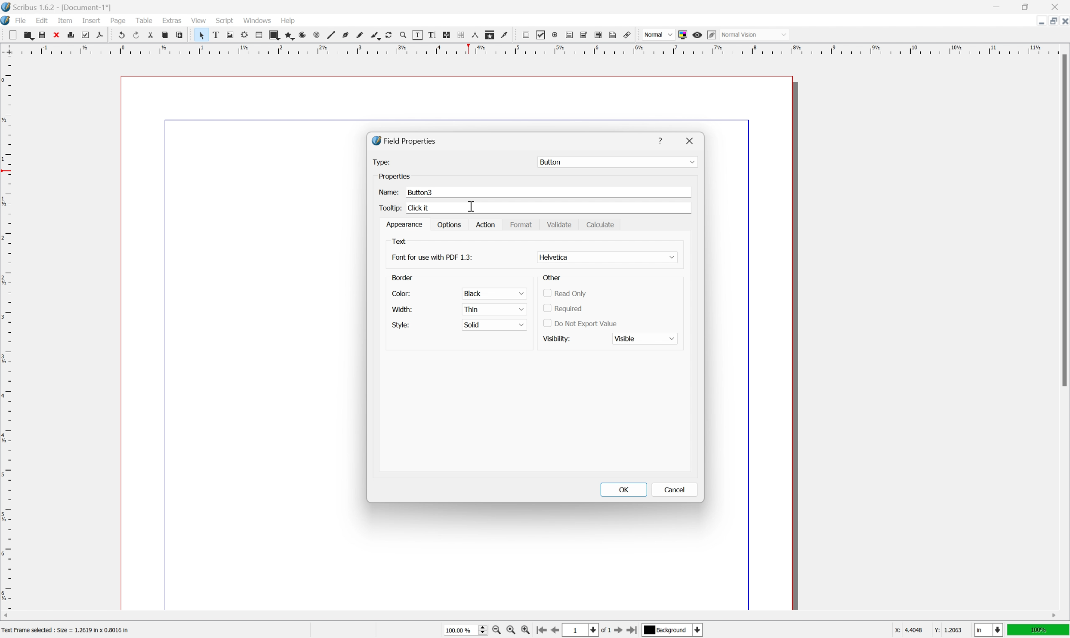 Image resolution: width=1070 pixels, height=638 pixels. What do you see at coordinates (245, 34) in the screenshot?
I see `render frame` at bounding box center [245, 34].